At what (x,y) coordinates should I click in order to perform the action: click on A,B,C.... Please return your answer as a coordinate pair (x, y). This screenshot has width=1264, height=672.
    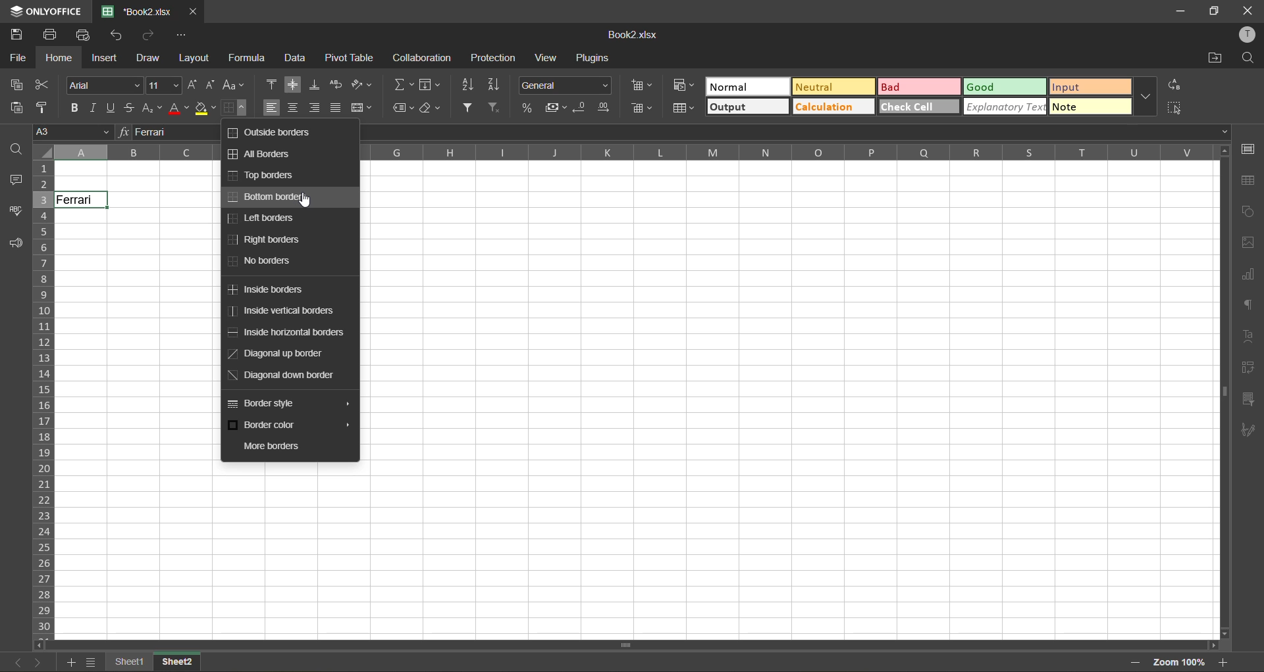
    Looking at the image, I should click on (126, 150).